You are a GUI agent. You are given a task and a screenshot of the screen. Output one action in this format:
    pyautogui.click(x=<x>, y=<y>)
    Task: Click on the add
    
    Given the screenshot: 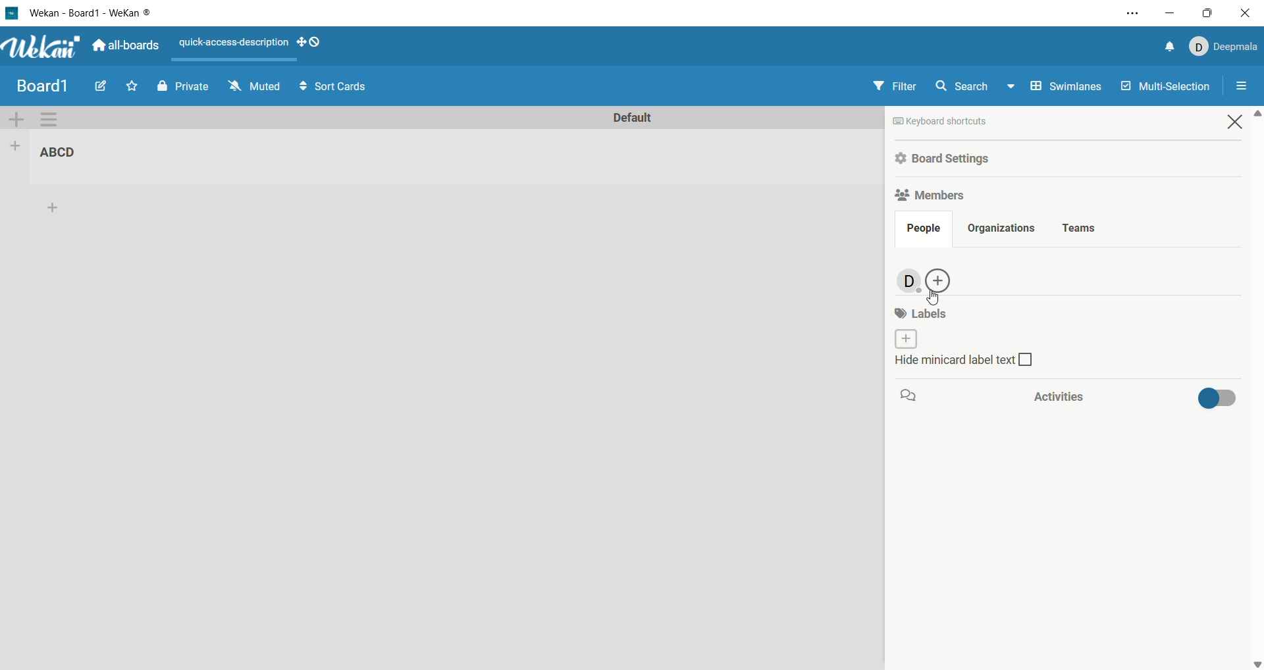 What is the action you would take?
    pyautogui.click(x=57, y=208)
    